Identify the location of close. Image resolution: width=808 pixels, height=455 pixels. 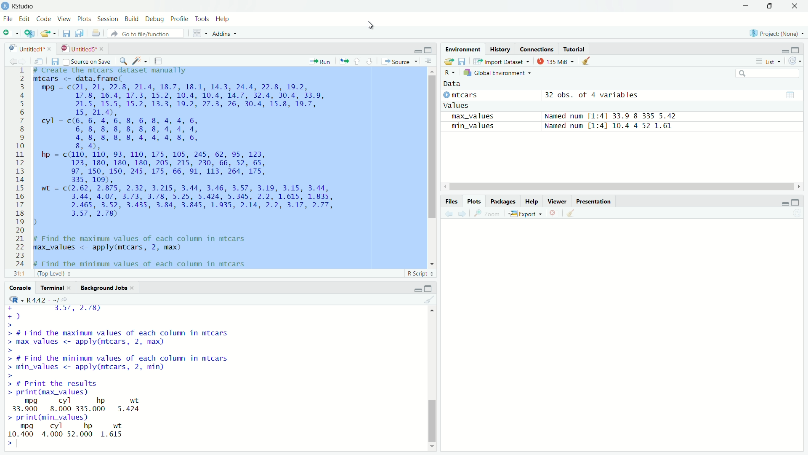
(554, 212).